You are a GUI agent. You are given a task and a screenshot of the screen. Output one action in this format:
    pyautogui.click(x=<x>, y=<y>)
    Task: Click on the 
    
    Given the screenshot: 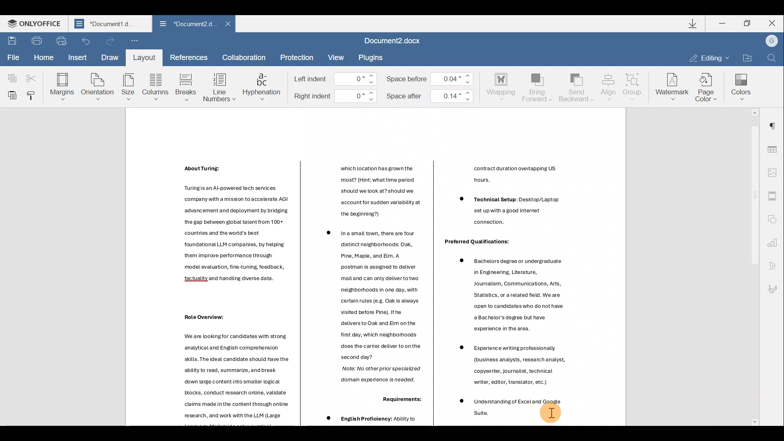 What is the action you would take?
    pyautogui.click(x=400, y=401)
    